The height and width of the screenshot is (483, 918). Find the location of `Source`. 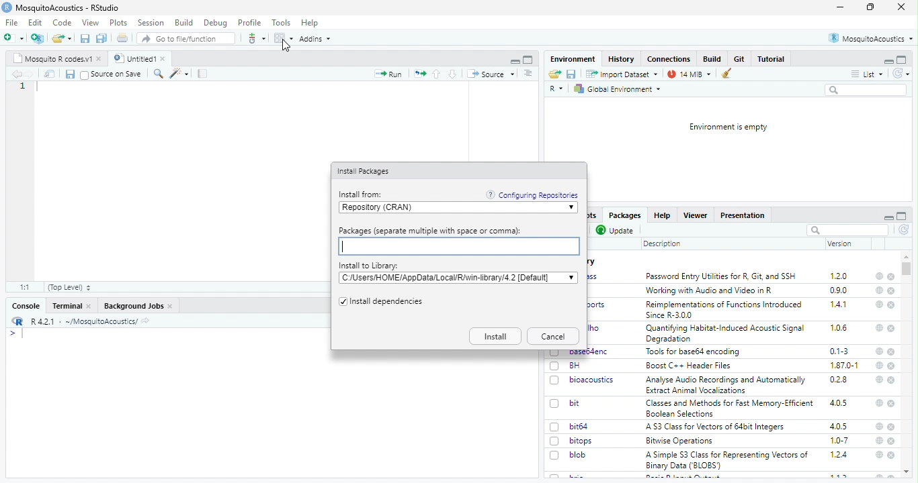

Source is located at coordinates (491, 74).